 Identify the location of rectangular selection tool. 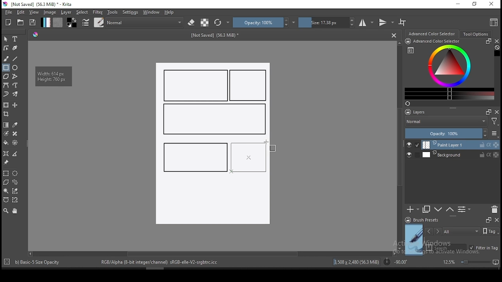
(5, 173).